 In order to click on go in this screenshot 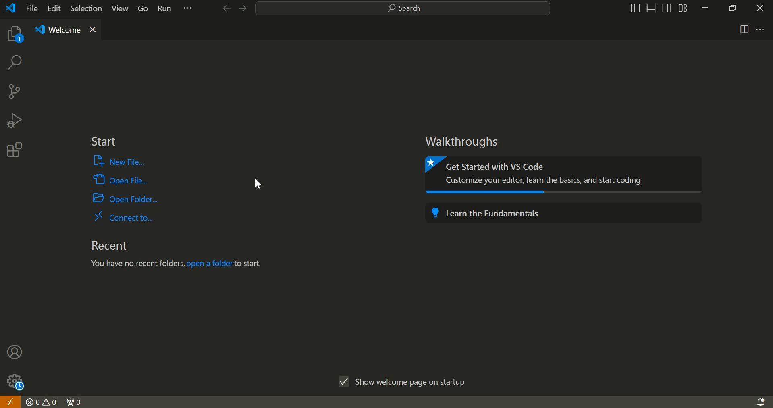, I will do `click(143, 10)`.